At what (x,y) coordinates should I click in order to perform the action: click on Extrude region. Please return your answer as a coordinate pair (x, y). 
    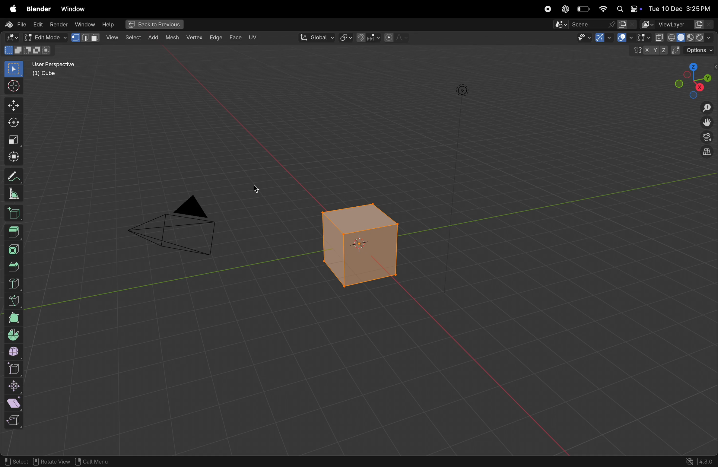
    Looking at the image, I should click on (14, 232).